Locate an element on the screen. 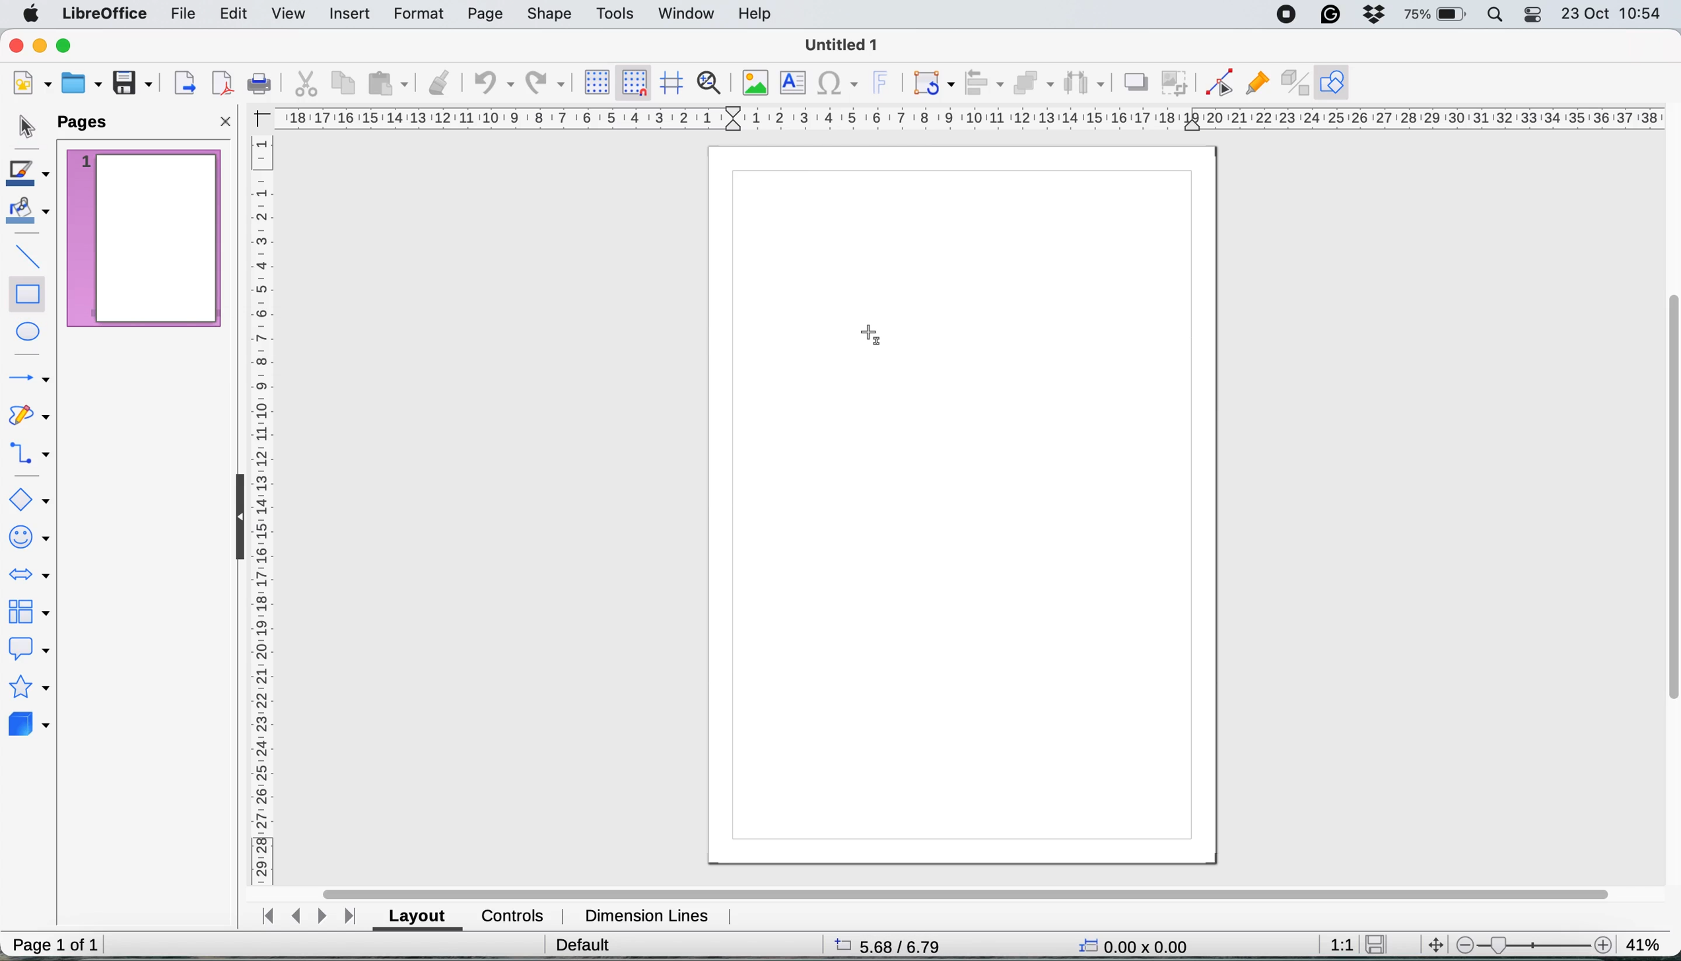 The height and width of the screenshot is (961, 1681). collapse is located at coordinates (234, 515).